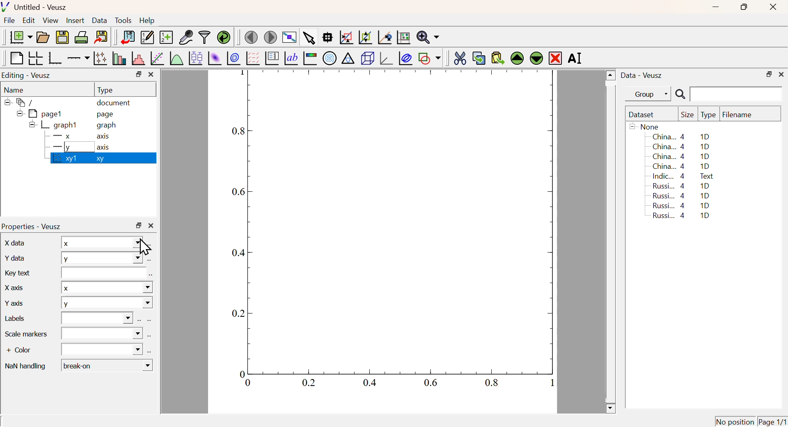 The width and height of the screenshot is (788, 427). I want to click on Image Color bar, so click(310, 59).